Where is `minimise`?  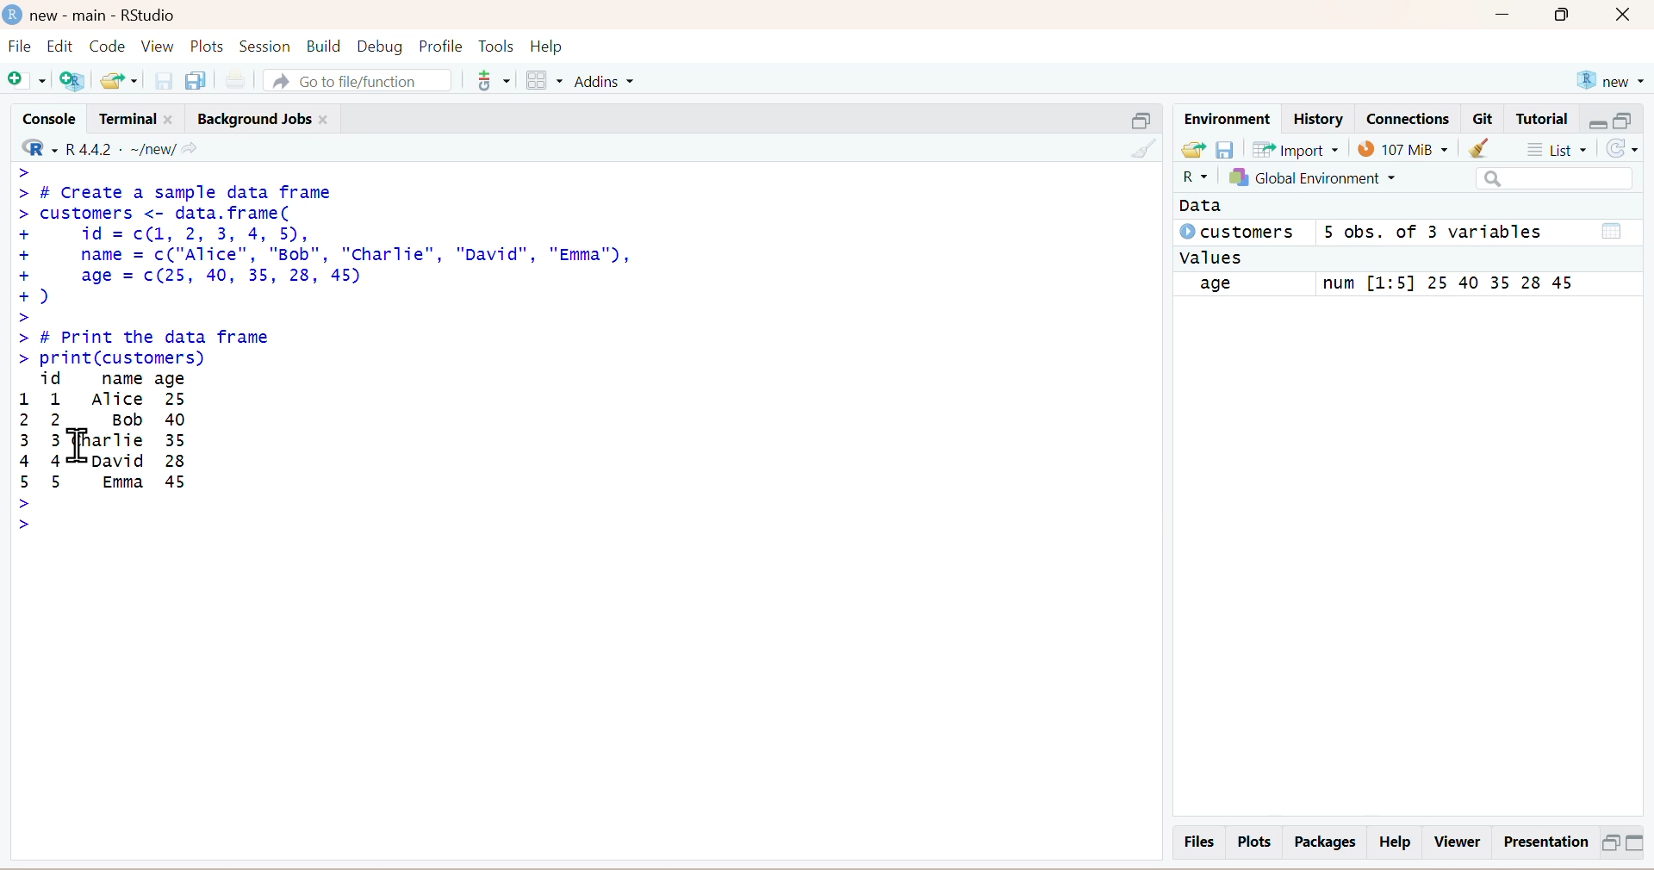 minimise is located at coordinates (1596, 120).